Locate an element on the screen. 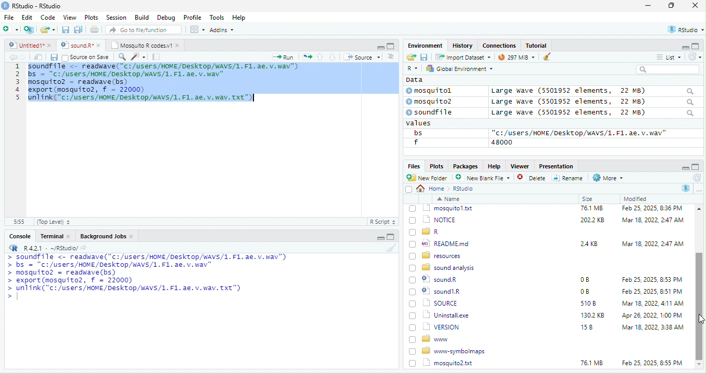  Plots is located at coordinates (436, 166).